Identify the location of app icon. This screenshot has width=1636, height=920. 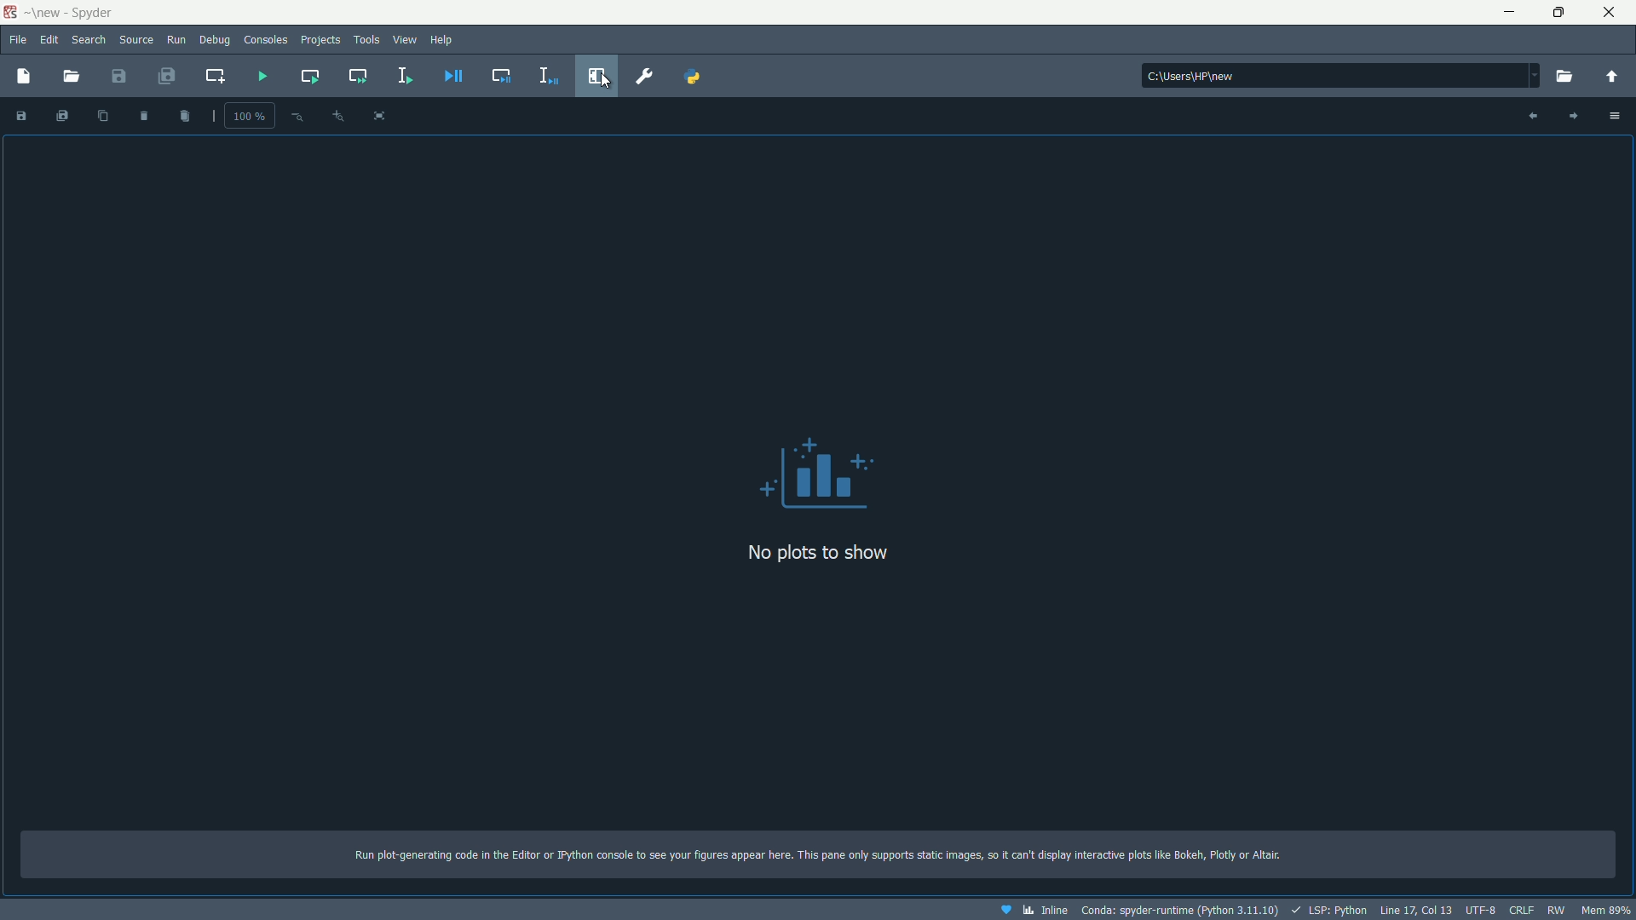
(10, 13).